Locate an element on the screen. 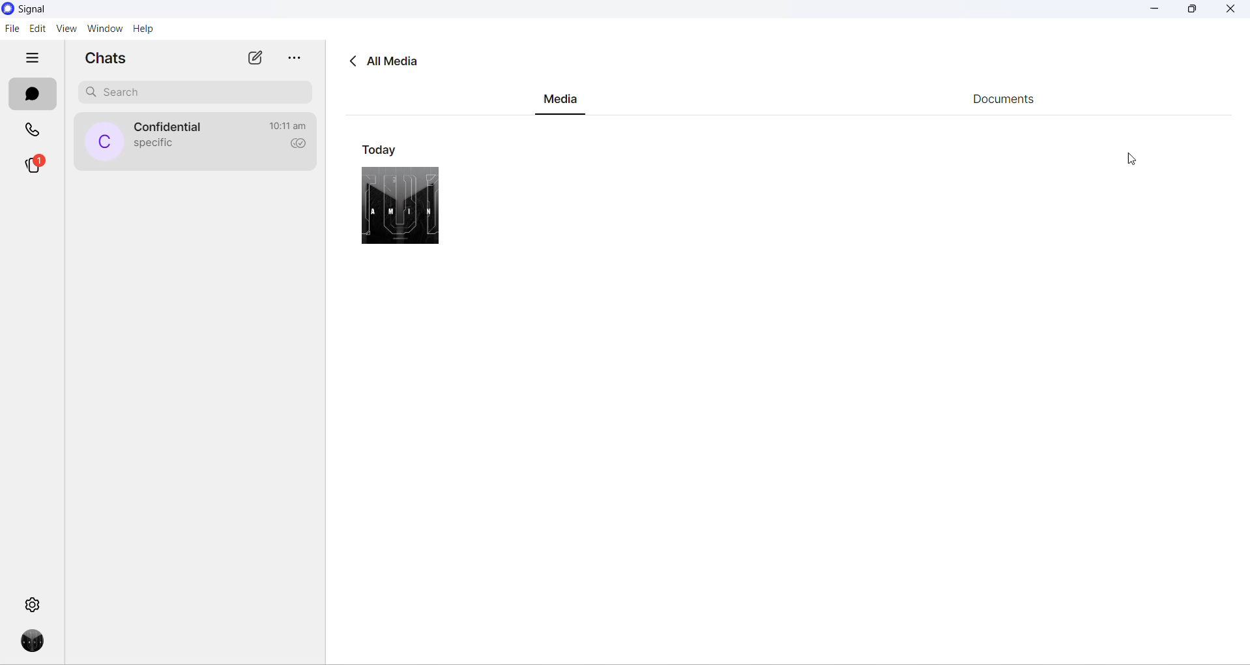  chats heading is located at coordinates (108, 60).